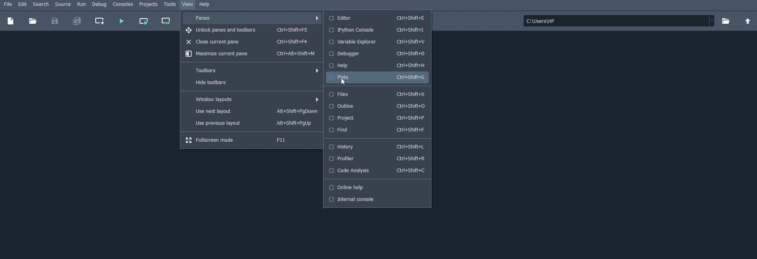  What do you see at coordinates (378, 129) in the screenshot?
I see `Find` at bounding box center [378, 129].